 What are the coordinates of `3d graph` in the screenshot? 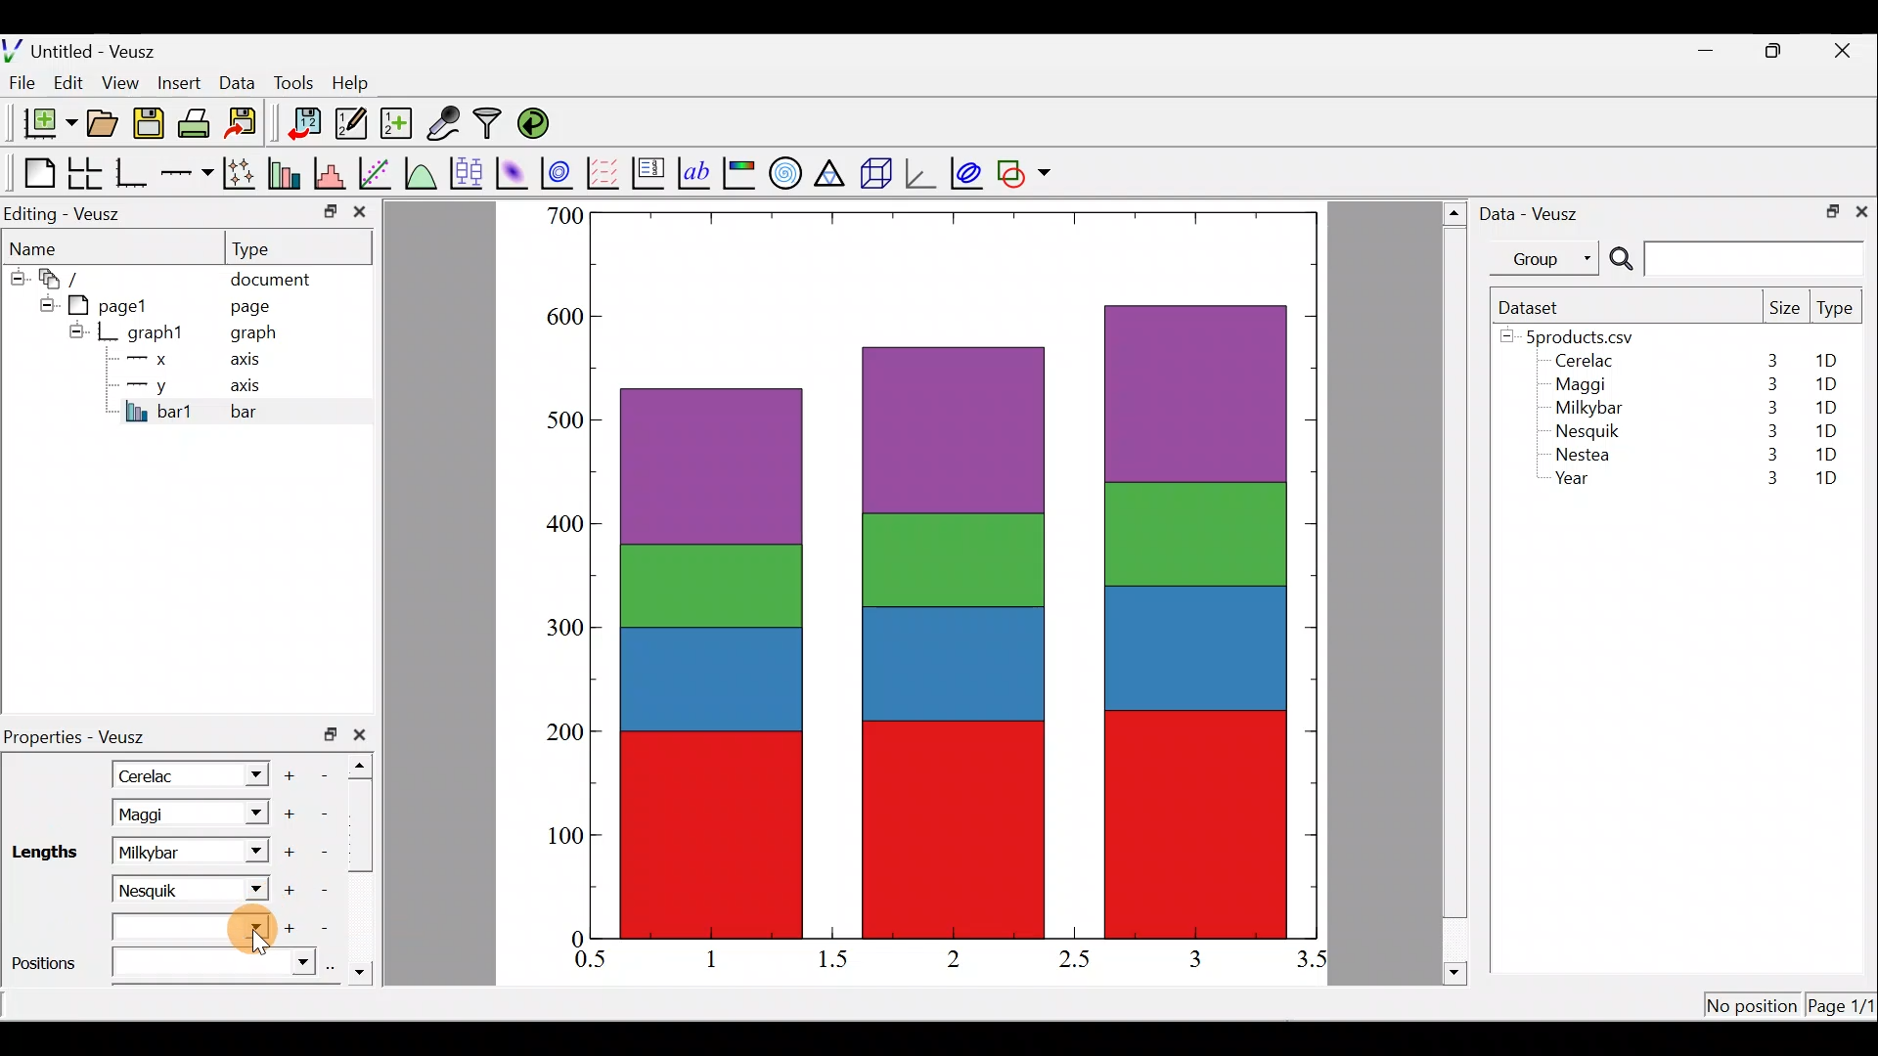 It's located at (920, 171).